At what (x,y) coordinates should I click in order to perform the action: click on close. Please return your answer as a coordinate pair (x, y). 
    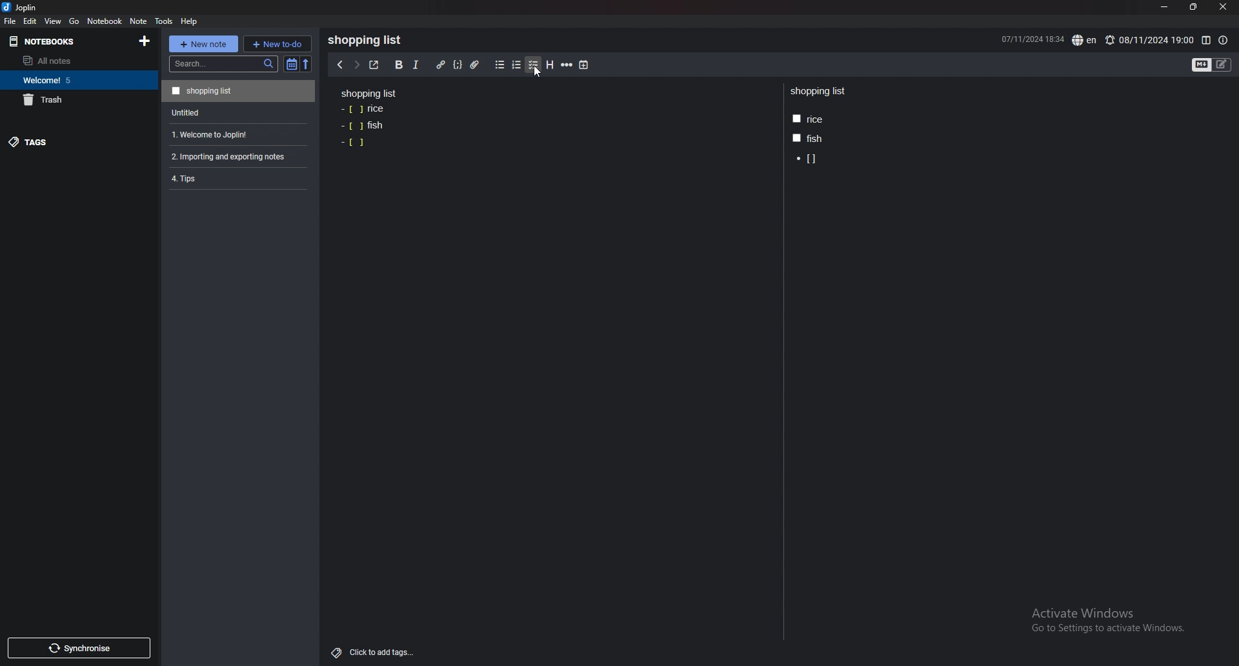
    Looking at the image, I should click on (1222, 7).